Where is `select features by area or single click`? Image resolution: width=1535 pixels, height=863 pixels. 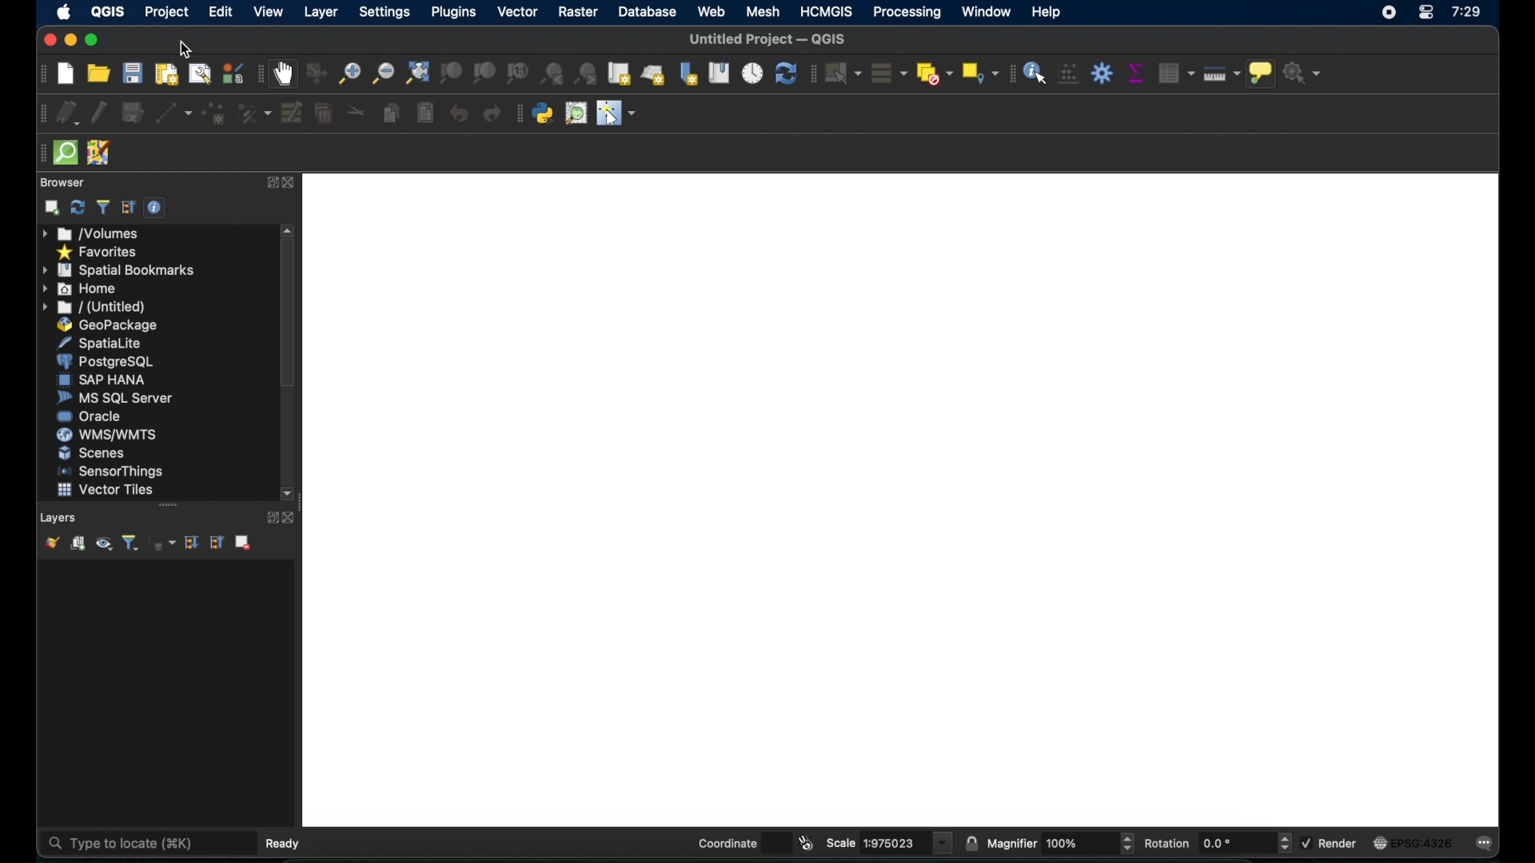 select features by area or single click is located at coordinates (843, 74).